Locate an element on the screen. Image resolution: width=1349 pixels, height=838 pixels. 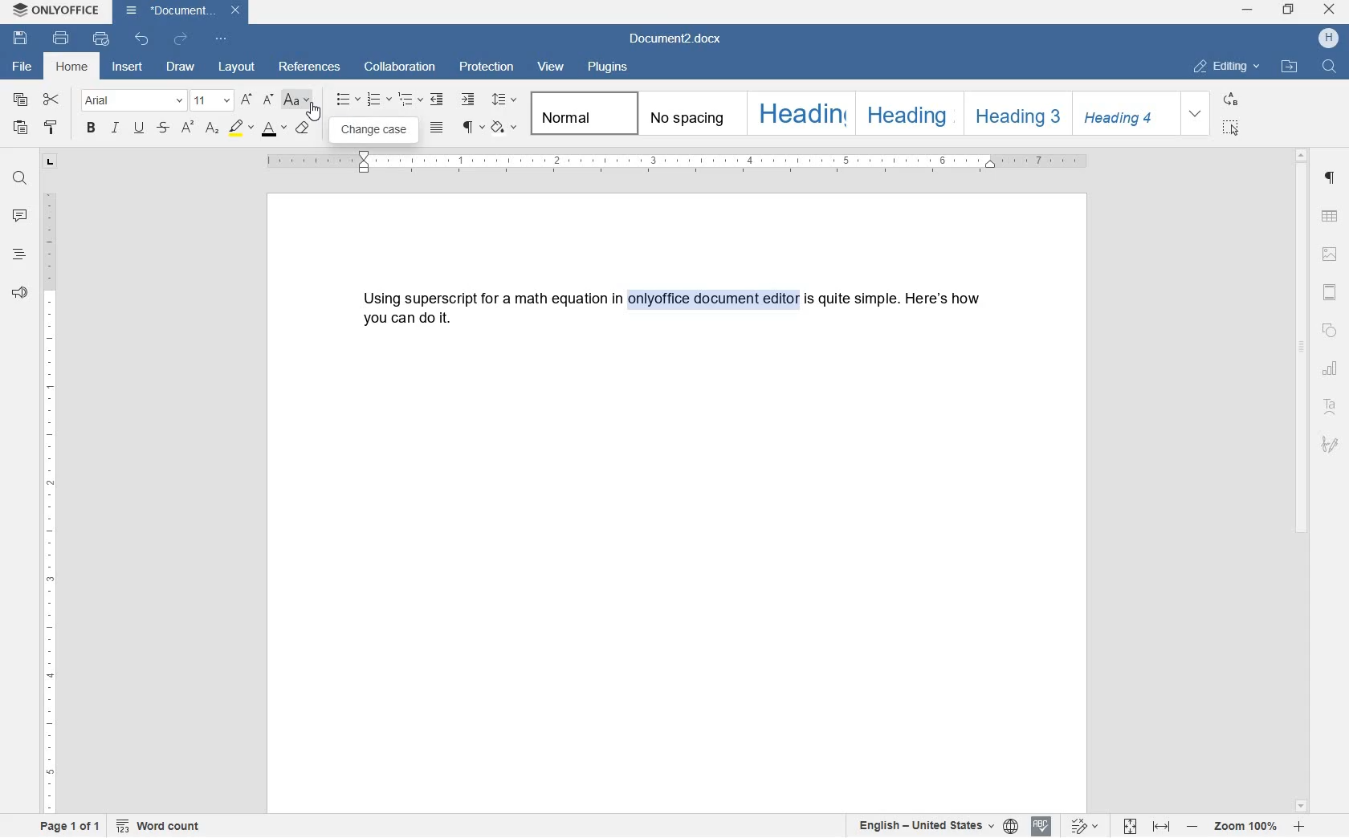
ONLYOFFICE is located at coordinates (55, 10).